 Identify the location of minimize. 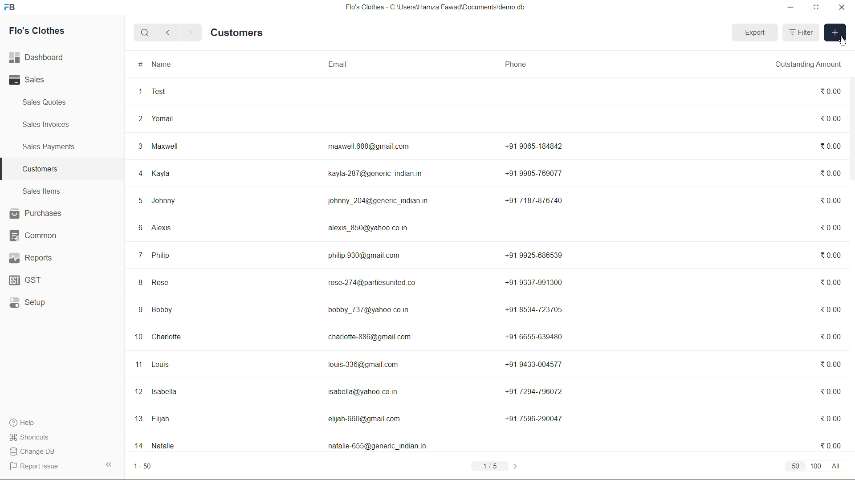
(788, 8).